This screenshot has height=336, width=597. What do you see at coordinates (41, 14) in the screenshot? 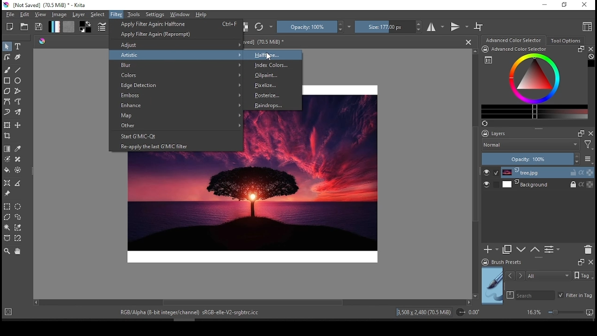
I see `view` at bounding box center [41, 14].